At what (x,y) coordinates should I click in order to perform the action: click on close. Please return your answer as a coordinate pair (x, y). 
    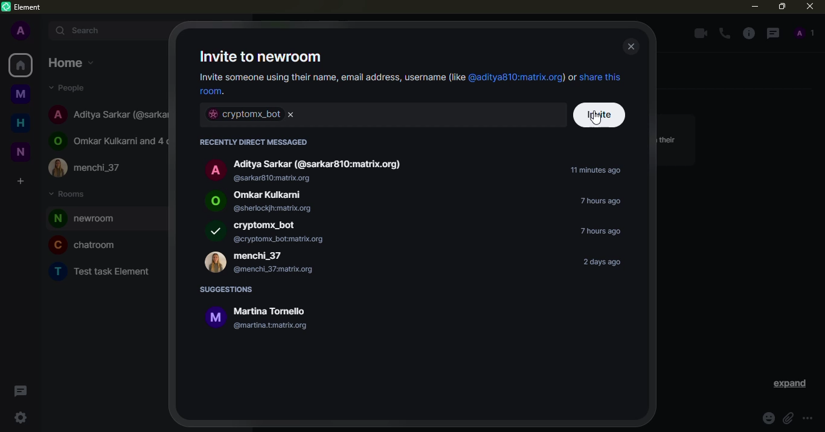
    Looking at the image, I should click on (810, 8).